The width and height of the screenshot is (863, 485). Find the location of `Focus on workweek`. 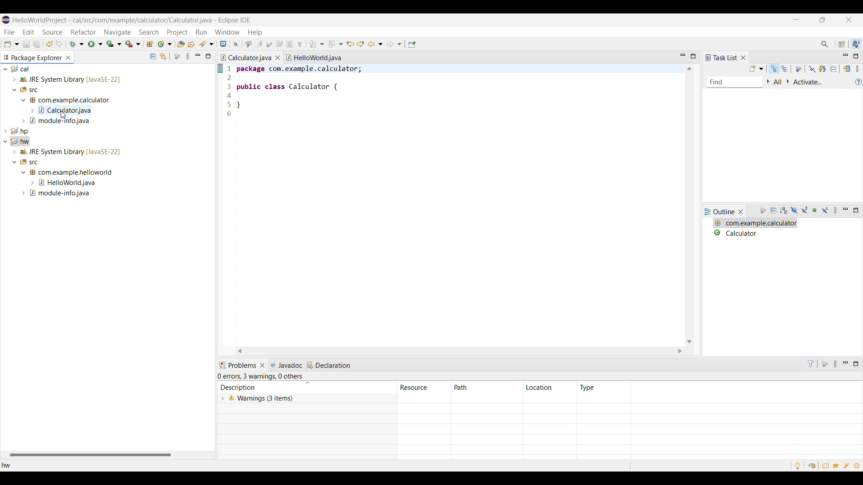

Focus on workweek is located at coordinates (799, 69).